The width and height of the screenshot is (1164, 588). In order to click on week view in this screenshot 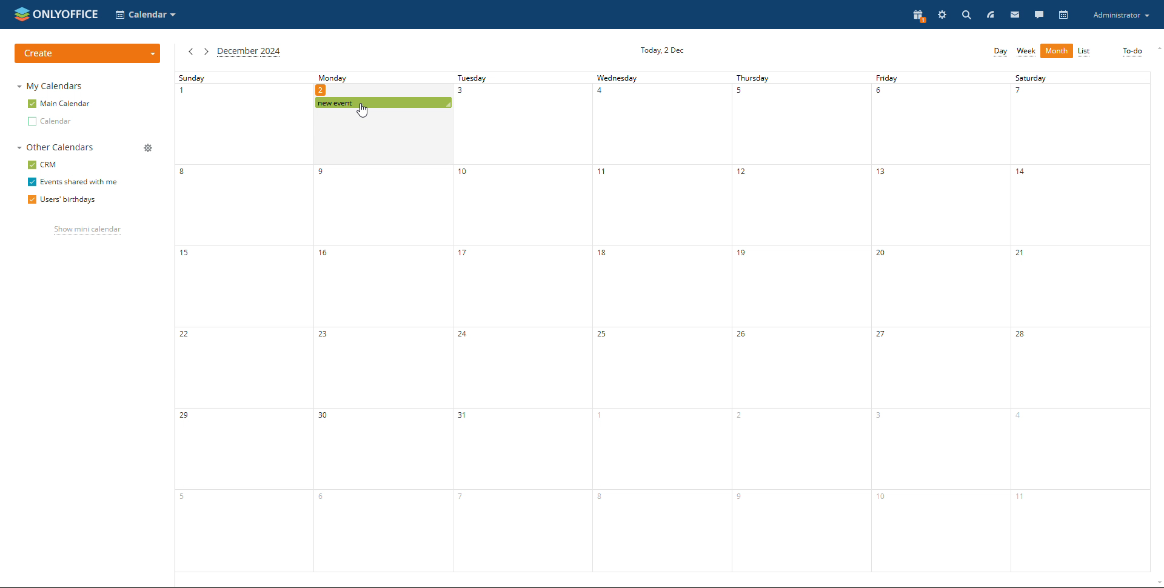, I will do `click(1026, 52)`.